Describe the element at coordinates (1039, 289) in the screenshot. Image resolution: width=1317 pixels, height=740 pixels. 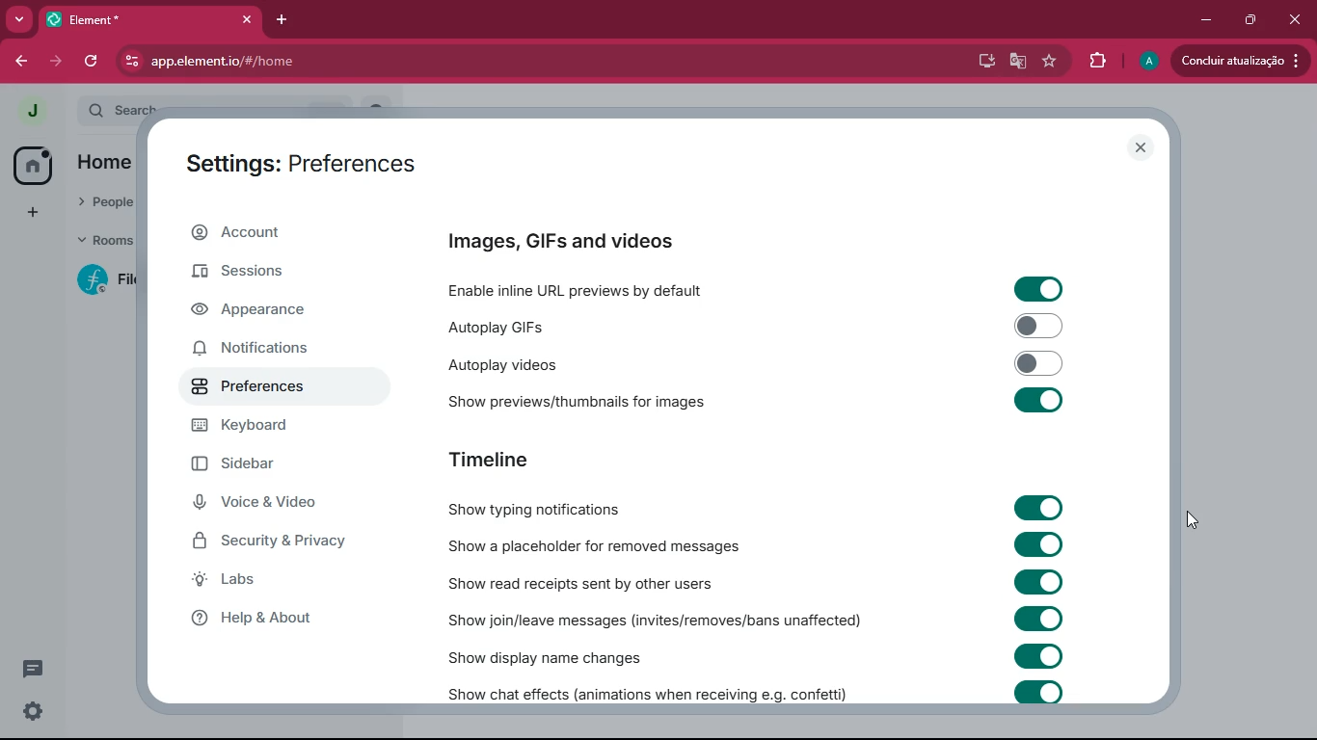
I see `toggle on/off` at that location.